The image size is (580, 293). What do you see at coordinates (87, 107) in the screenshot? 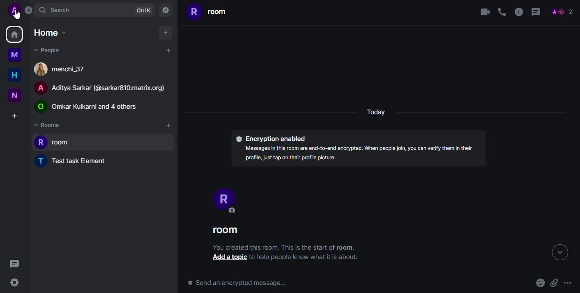
I see `people` at bounding box center [87, 107].